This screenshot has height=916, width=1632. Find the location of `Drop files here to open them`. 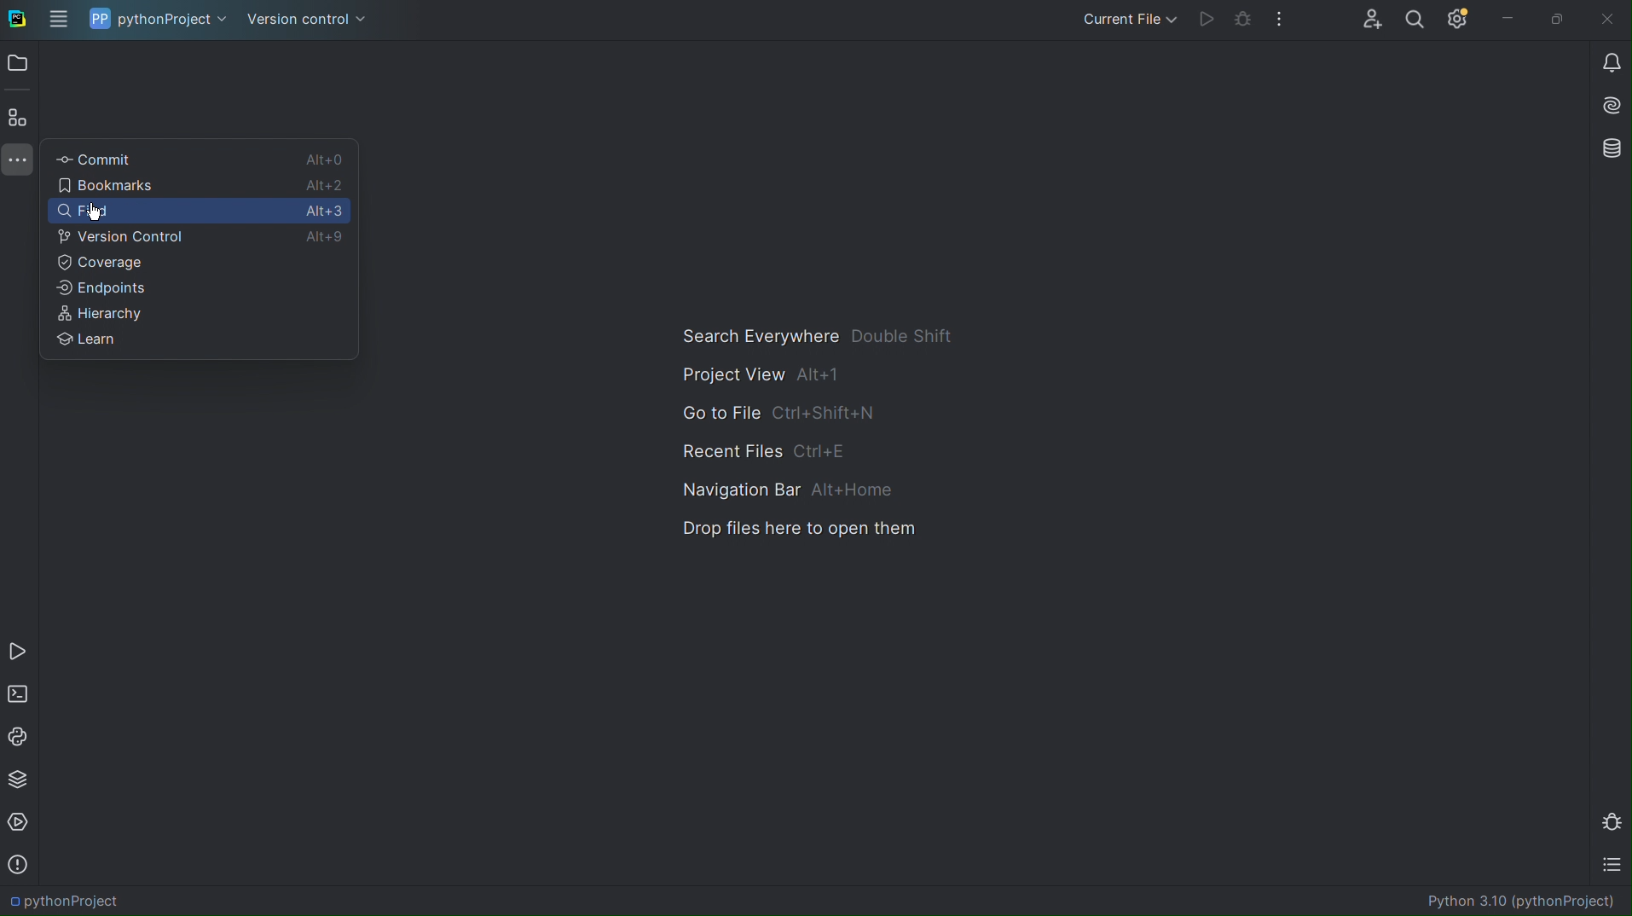

Drop files here to open them is located at coordinates (797, 530).